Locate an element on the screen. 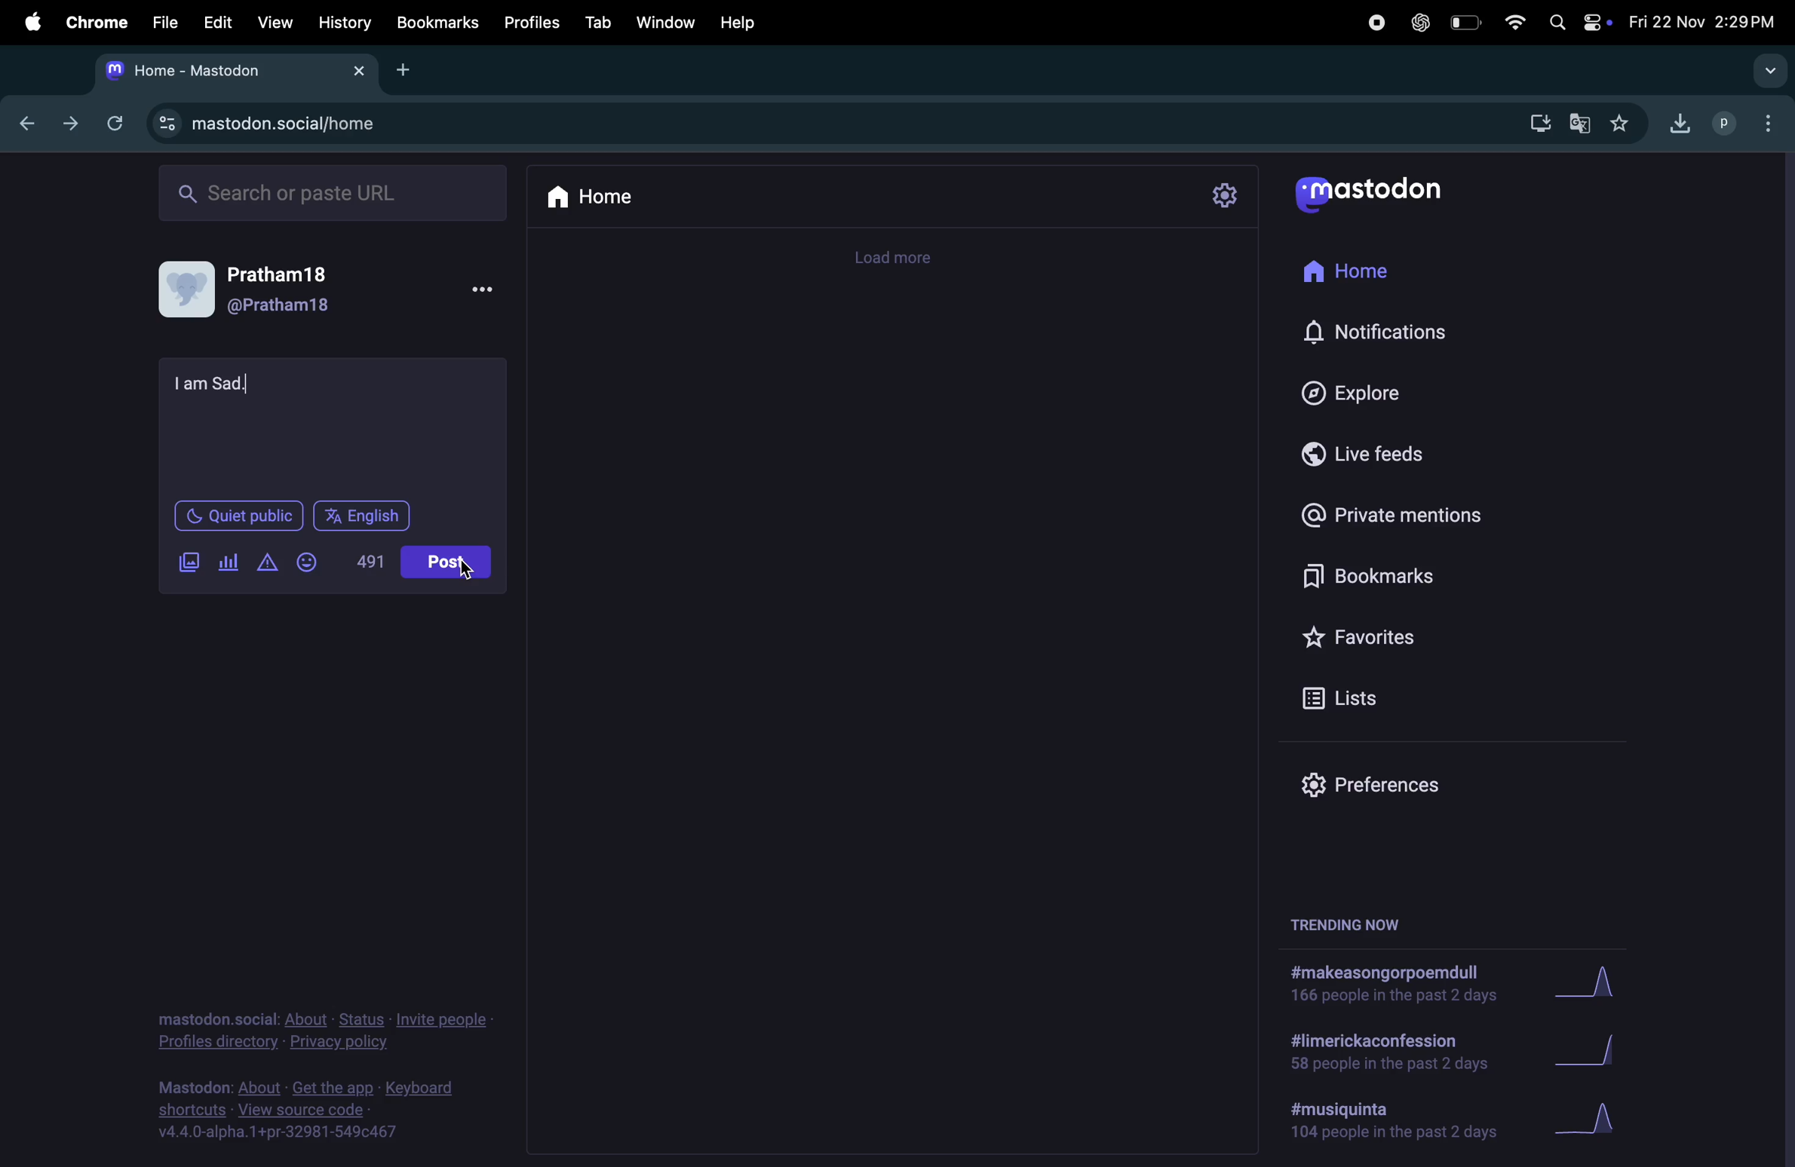  graphs is located at coordinates (1637, 1118).